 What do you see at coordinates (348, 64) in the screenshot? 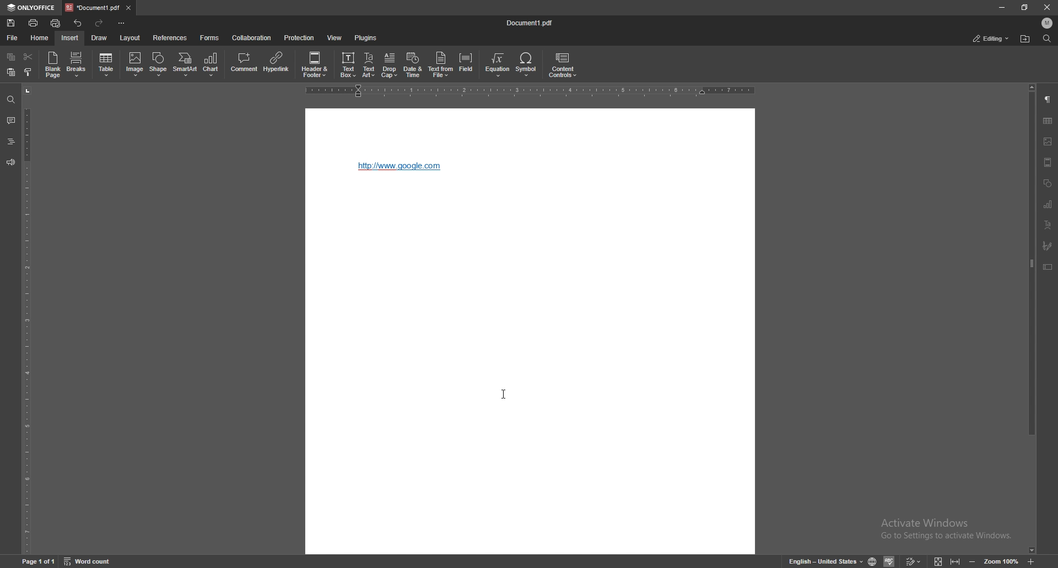
I see `text box` at bounding box center [348, 64].